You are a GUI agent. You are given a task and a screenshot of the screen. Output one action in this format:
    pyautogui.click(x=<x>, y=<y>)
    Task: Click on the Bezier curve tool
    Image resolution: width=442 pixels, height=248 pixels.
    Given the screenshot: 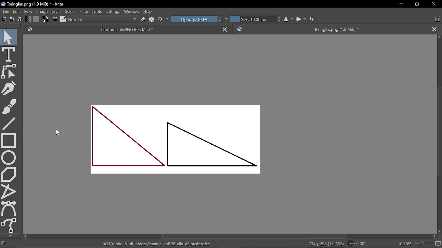 What is the action you would take?
    pyautogui.click(x=9, y=208)
    